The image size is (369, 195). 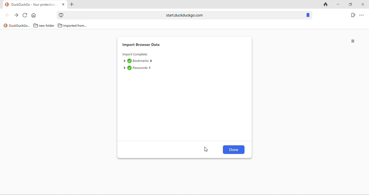 I want to click on new folder, so click(x=44, y=25).